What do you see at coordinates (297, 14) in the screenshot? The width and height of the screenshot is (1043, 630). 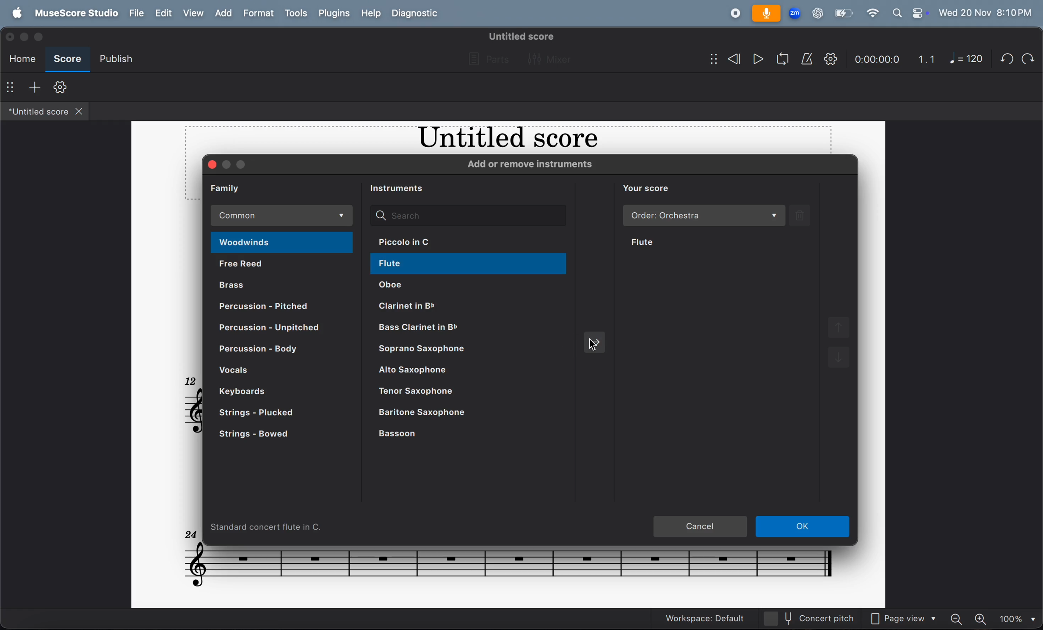 I see `tools` at bounding box center [297, 14].